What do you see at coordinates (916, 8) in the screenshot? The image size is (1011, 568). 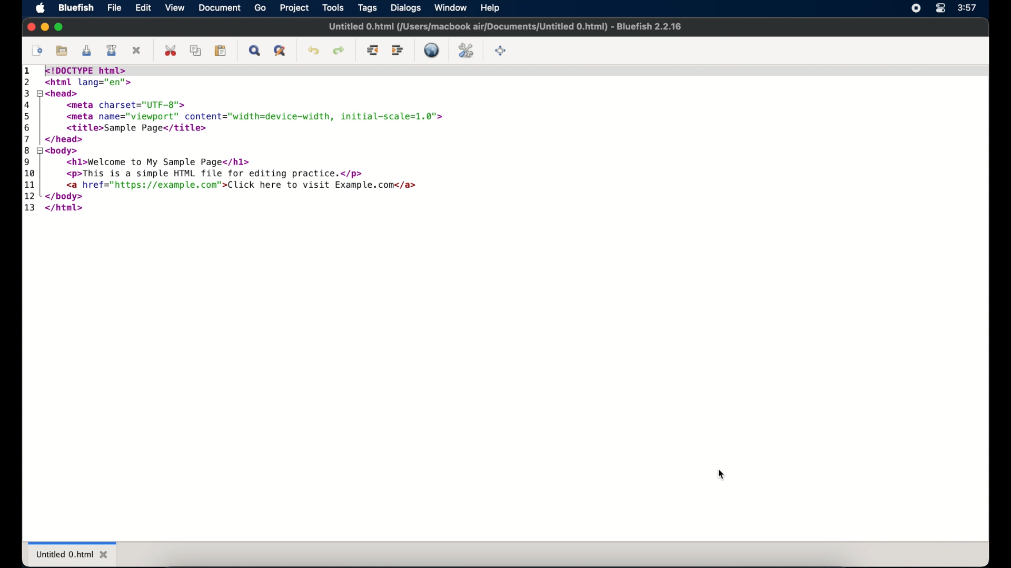 I see `screen recorder icon` at bounding box center [916, 8].